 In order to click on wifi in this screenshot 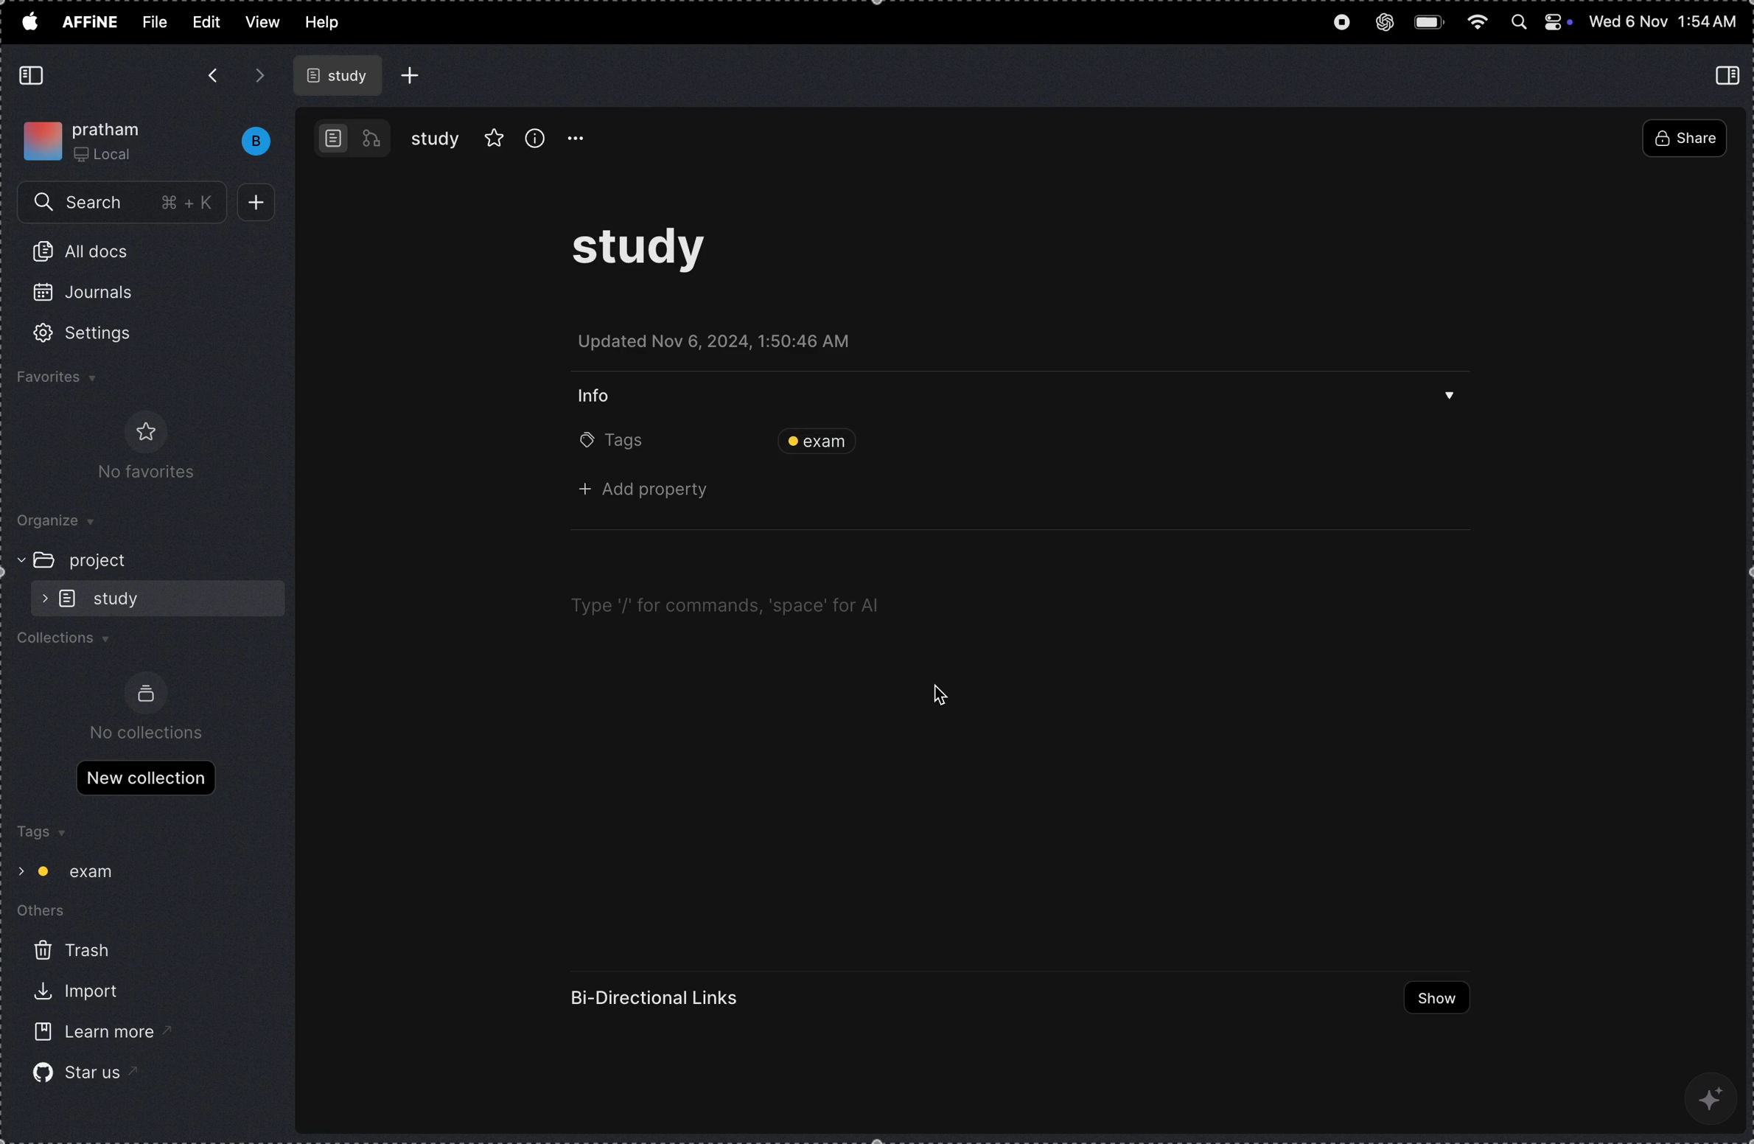, I will do `click(1478, 23)`.